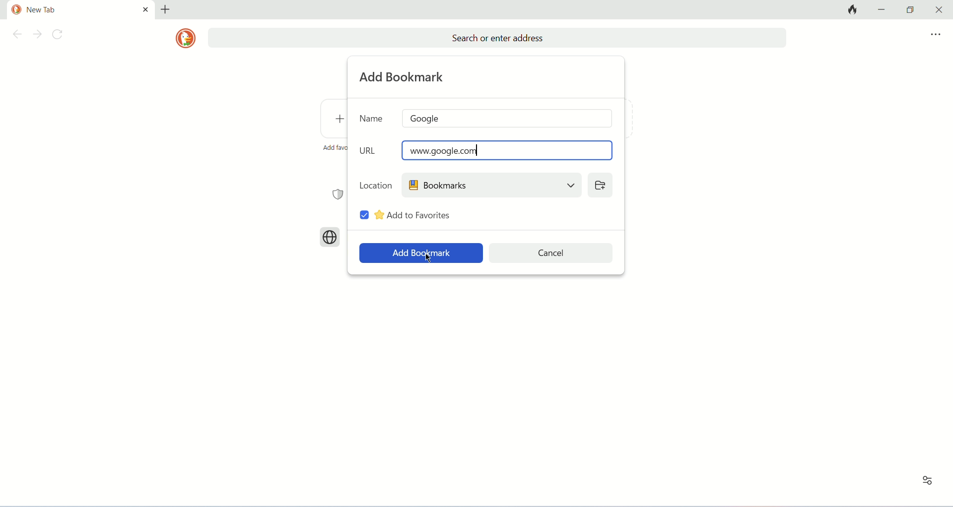 The width and height of the screenshot is (953, 507). Describe the element at coordinates (884, 9) in the screenshot. I see `minimize` at that location.